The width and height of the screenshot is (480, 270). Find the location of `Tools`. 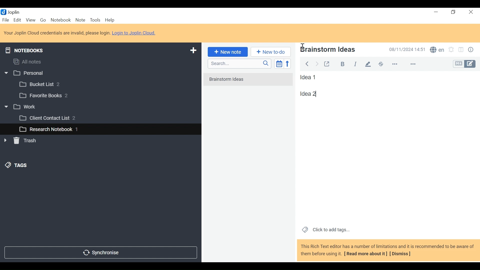

Tools is located at coordinates (95, 20).